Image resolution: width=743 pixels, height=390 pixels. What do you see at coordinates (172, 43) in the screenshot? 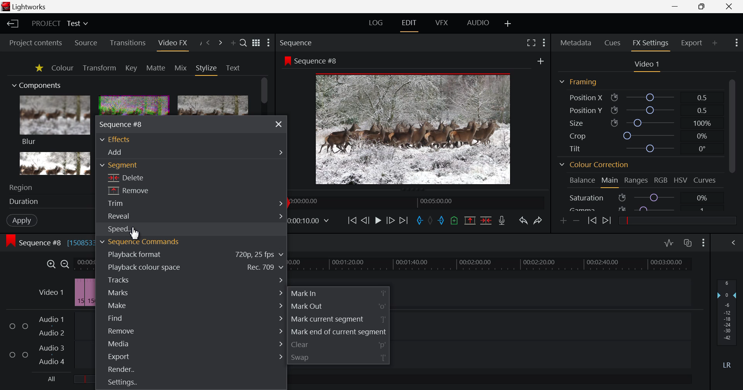
I see `Video FX` at bounding box center [172, 43].